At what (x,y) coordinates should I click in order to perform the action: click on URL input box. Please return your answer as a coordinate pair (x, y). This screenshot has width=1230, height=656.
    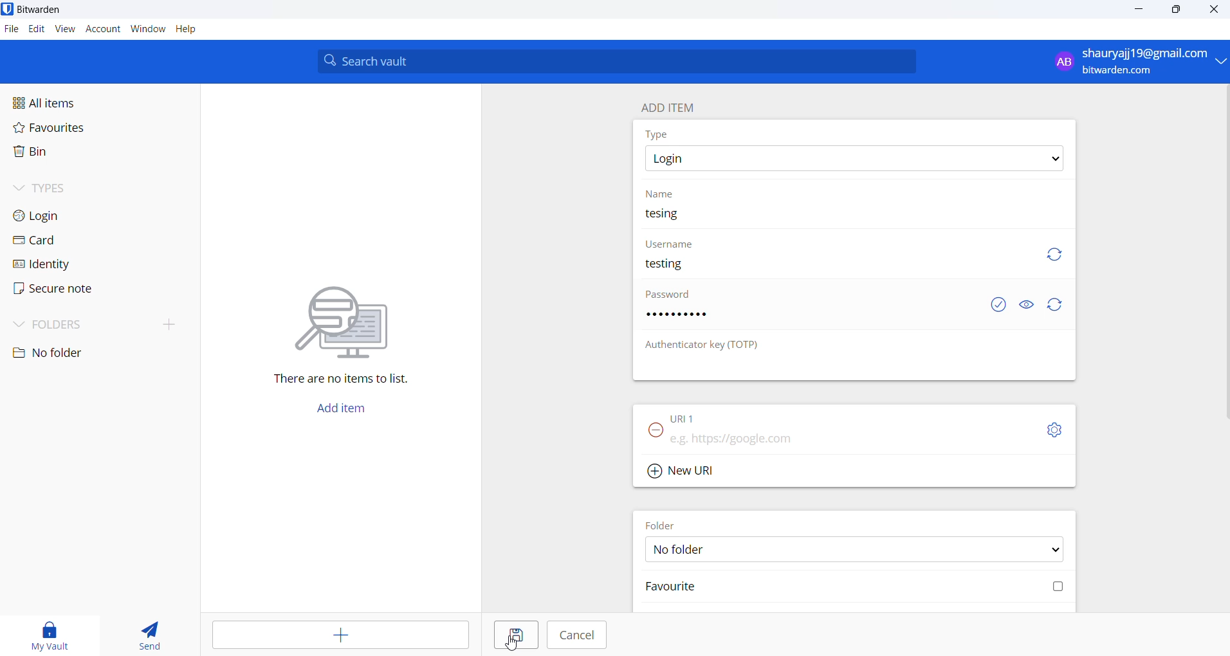
    Looking at the image, I should click on (844, 437).